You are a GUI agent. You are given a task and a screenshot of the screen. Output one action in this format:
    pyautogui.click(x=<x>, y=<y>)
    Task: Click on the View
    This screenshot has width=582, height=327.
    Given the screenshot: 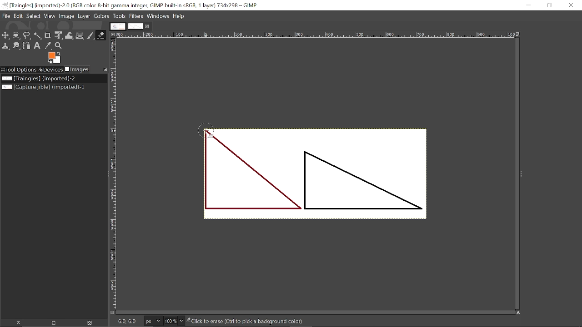 What is the action you would take?
    pyautogui.click(x=49, y=16)
    